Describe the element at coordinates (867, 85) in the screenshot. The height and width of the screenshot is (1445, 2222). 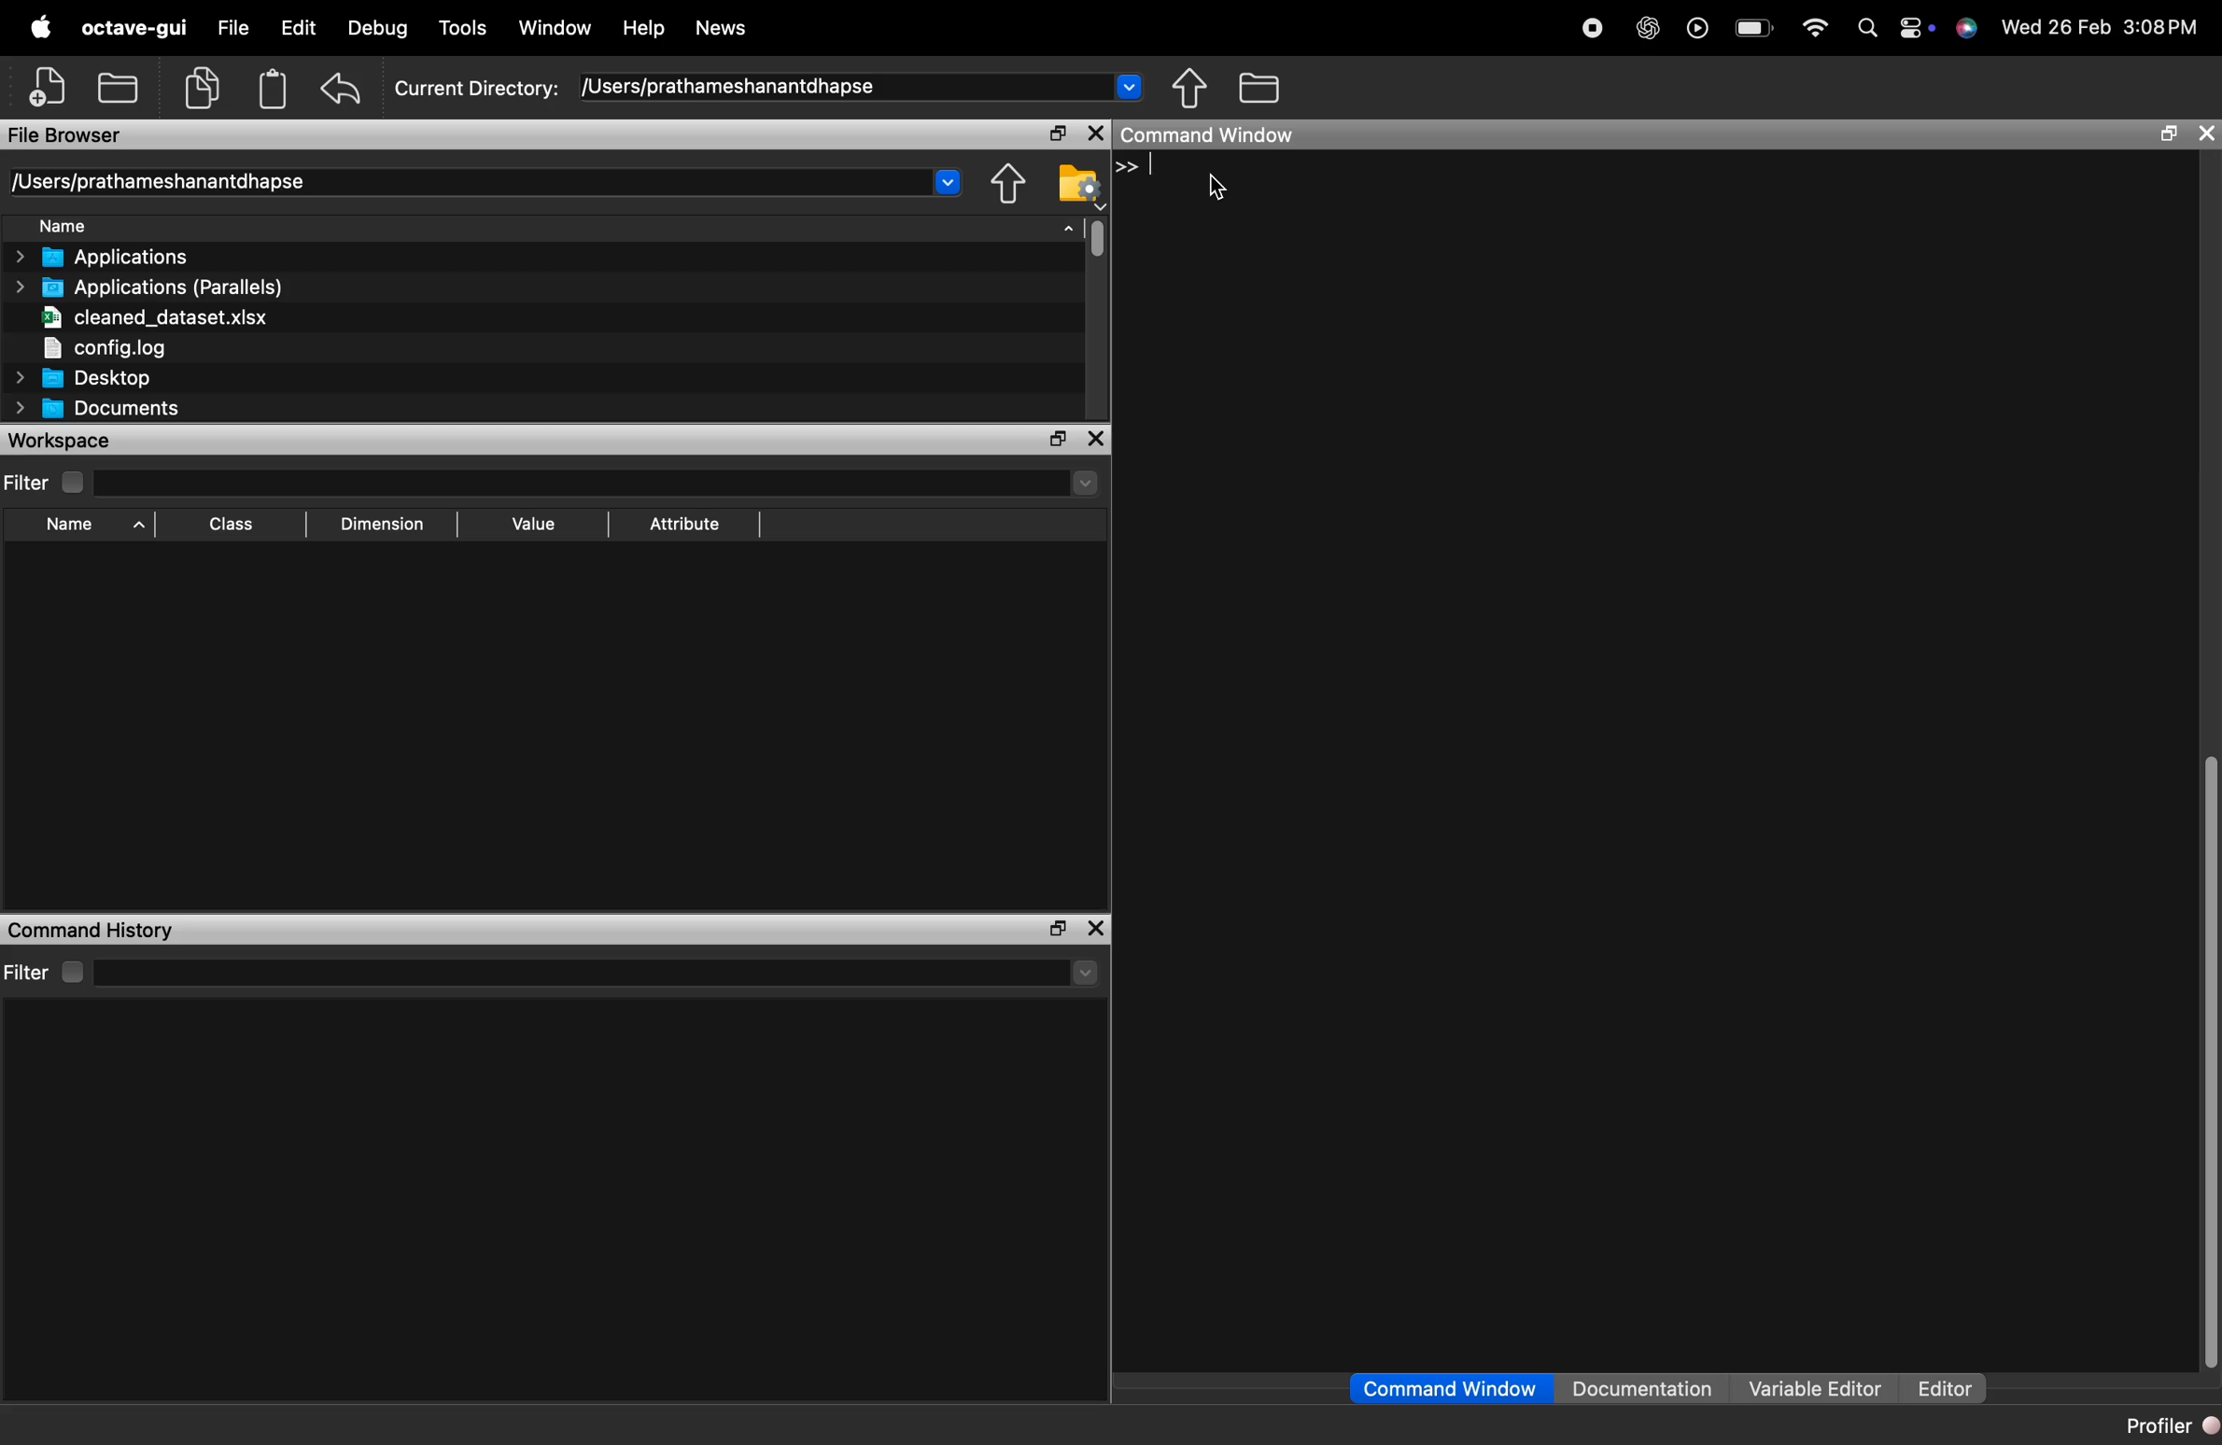
I see `/Users/prathameshanantdhapse` at that location.